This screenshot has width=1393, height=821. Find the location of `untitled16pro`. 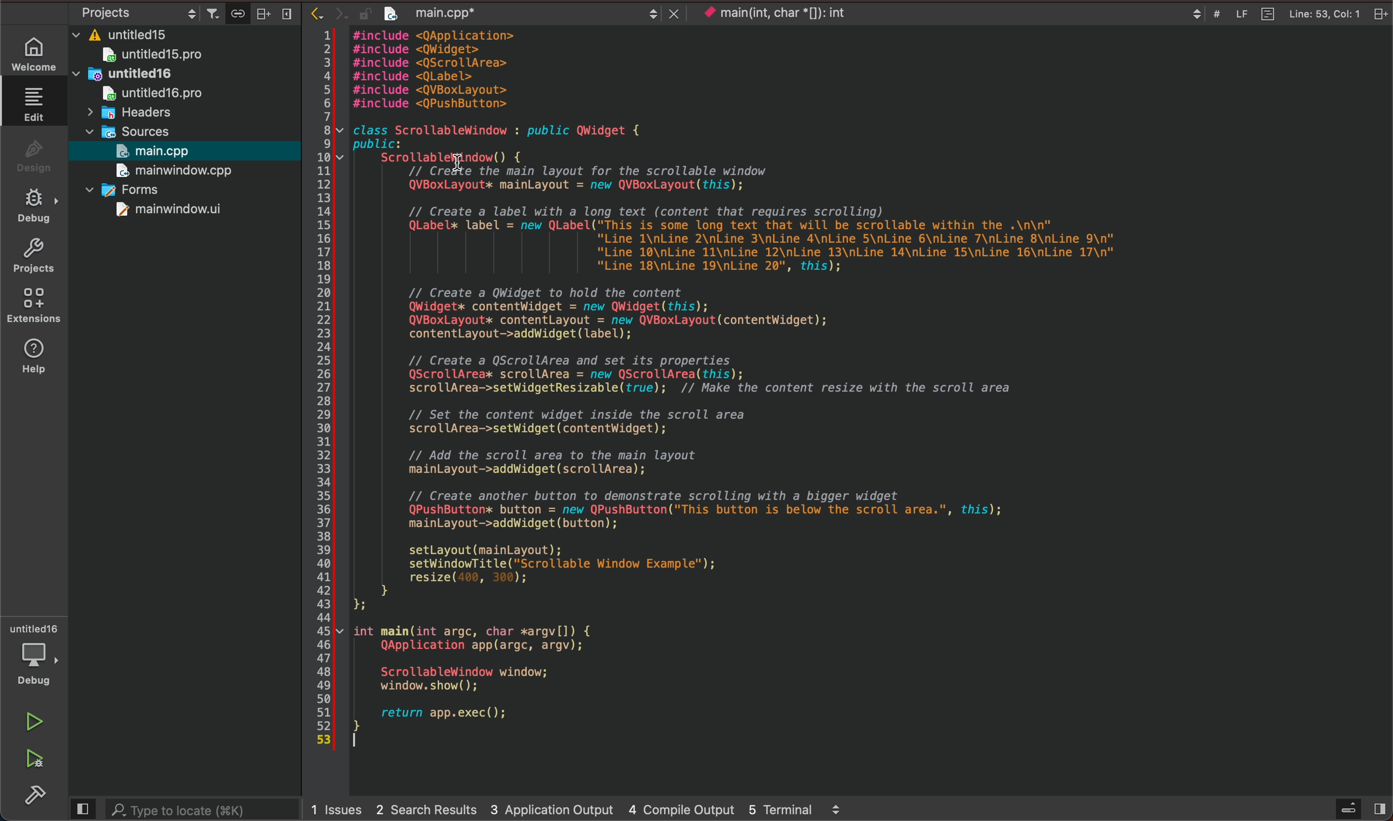

untitled16pro is located at coordinates (156, 92).